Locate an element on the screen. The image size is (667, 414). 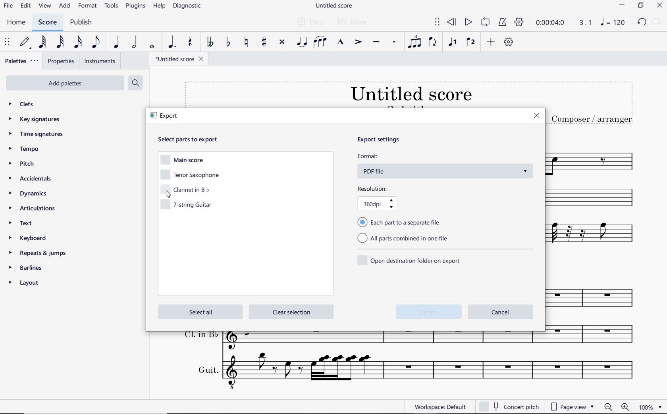
NOTE is located at coordinates (613, 22).